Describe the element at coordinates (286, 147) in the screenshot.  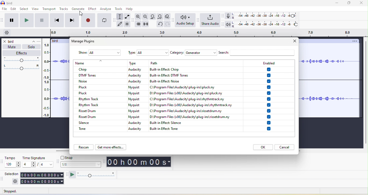
I see `cancel` at that location.